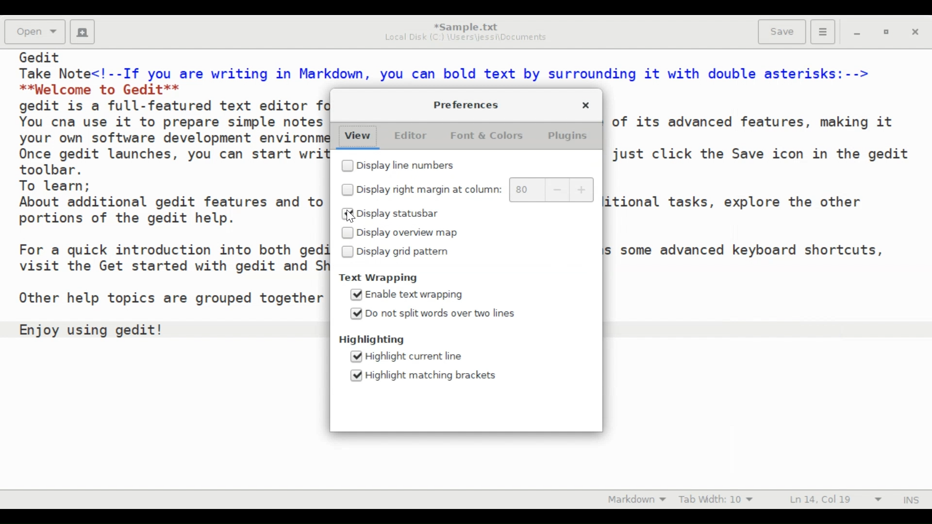 This screenshot has width=932, height=524. Describe the element at coordinates (406, 356) in the screenshot. I see `(un)select Highlight current line` at that location.